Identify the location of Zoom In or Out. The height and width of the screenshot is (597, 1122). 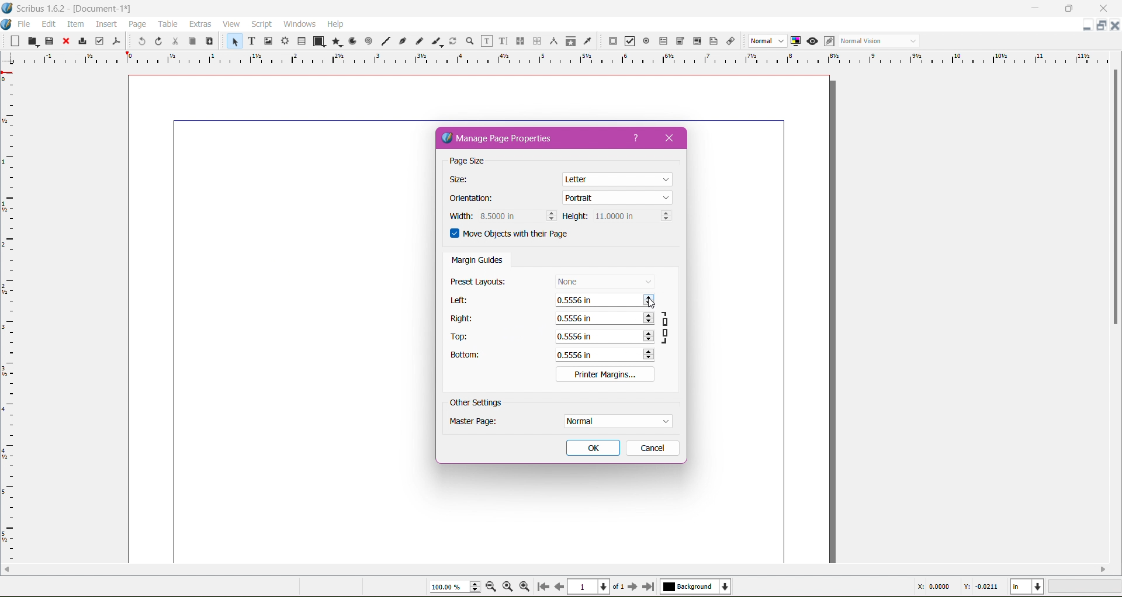
(469, 41).